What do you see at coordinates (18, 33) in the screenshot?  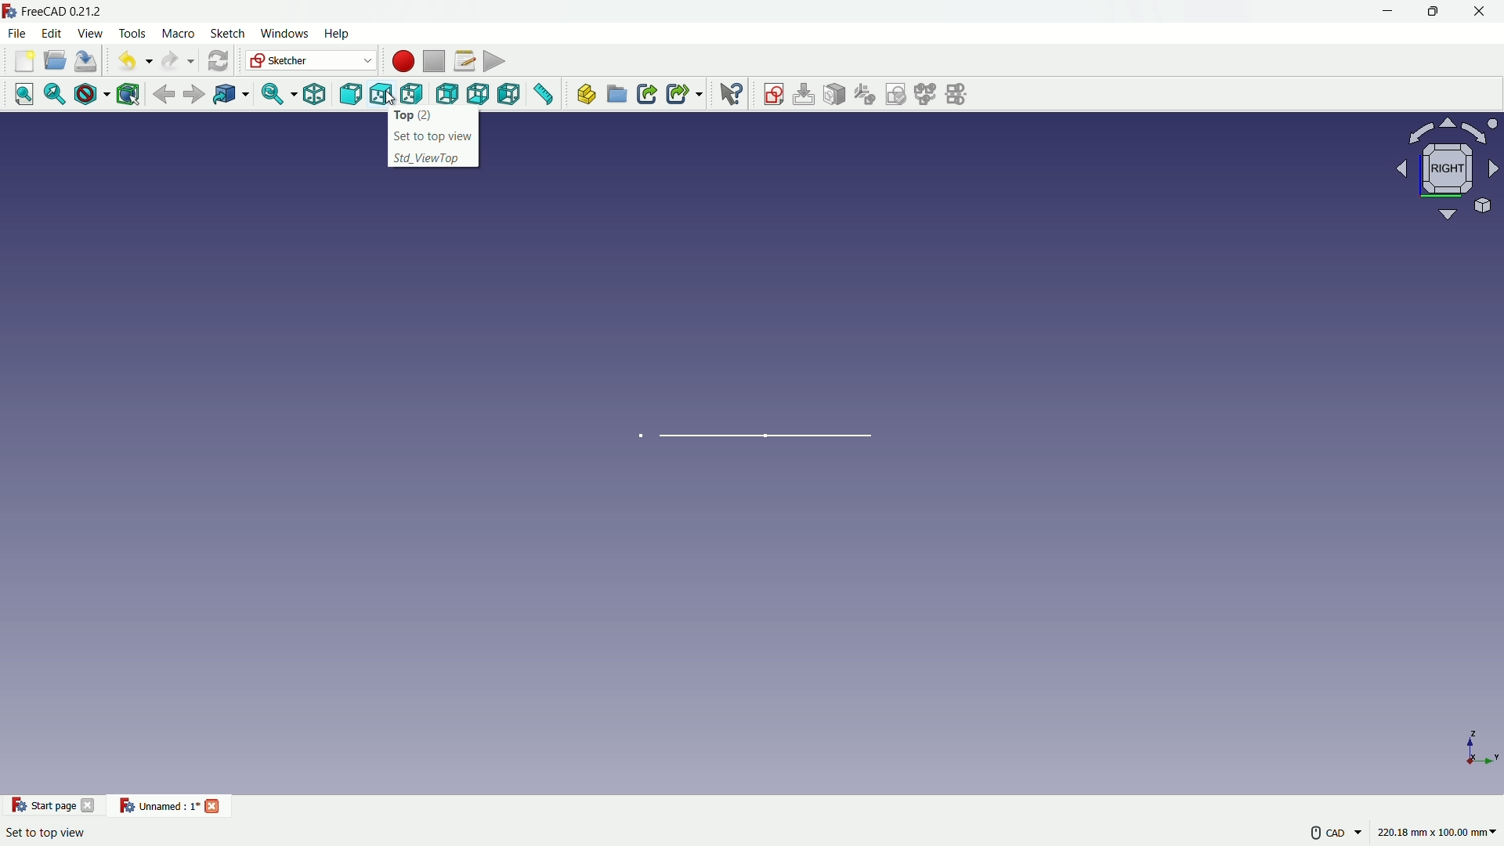 I see `file menu` at bounding box center [18, 33].